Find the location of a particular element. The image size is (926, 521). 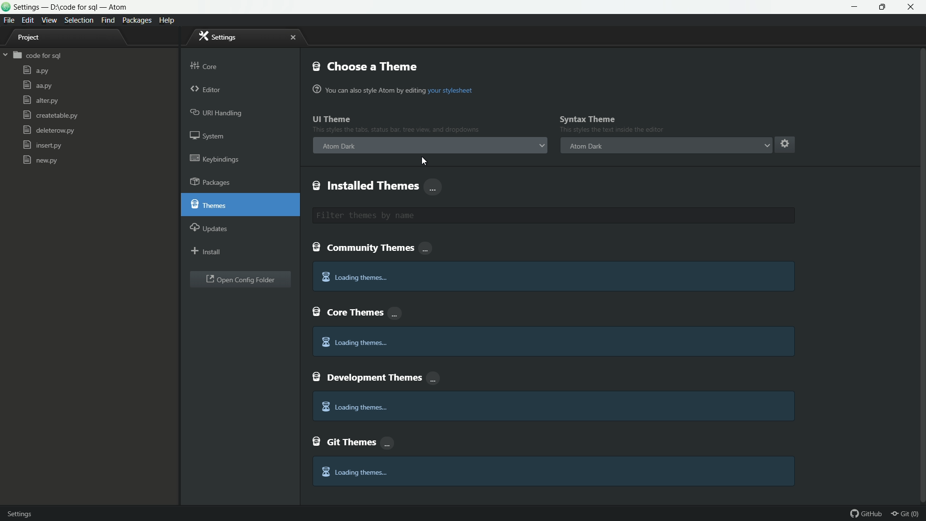

close app is located at coordinates (912, 7).